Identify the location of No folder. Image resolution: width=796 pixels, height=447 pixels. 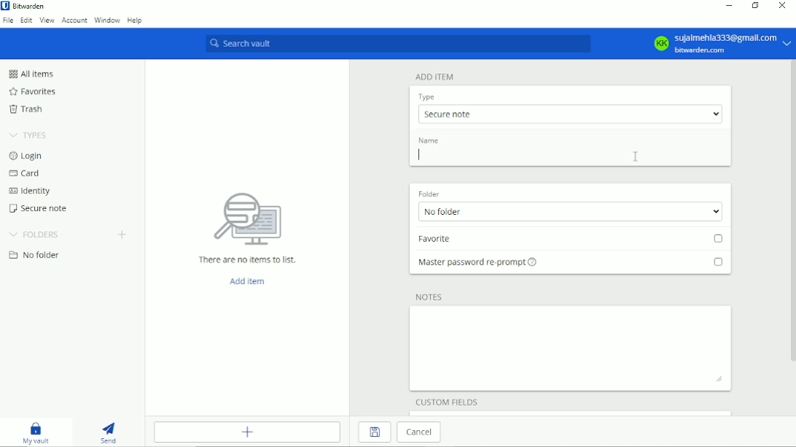
(568, 212).